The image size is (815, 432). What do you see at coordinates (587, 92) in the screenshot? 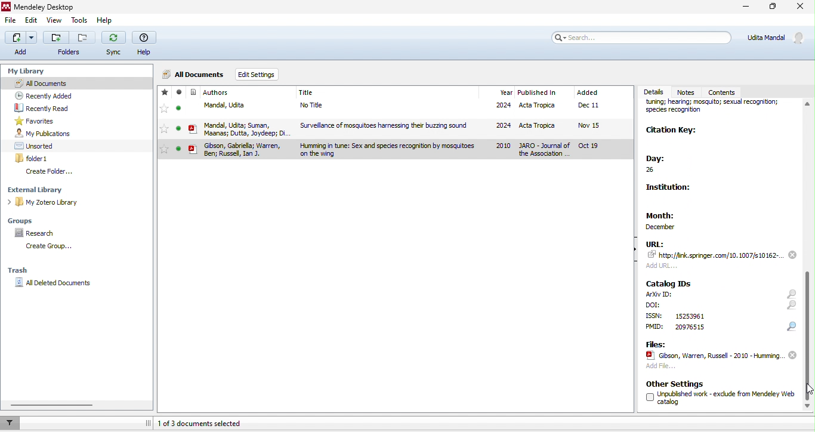
I see `added month` at bounding box center [587, 92].